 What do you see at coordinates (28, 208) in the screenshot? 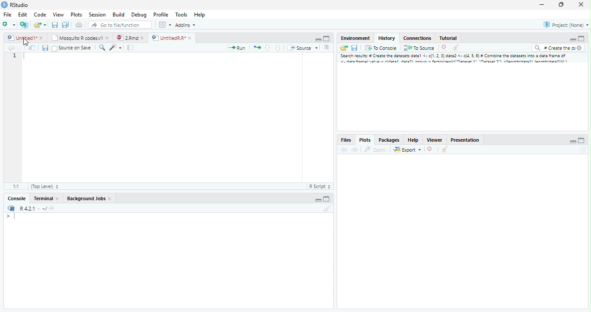
I see `R.4.2.1` at bounding box center [28, 208].